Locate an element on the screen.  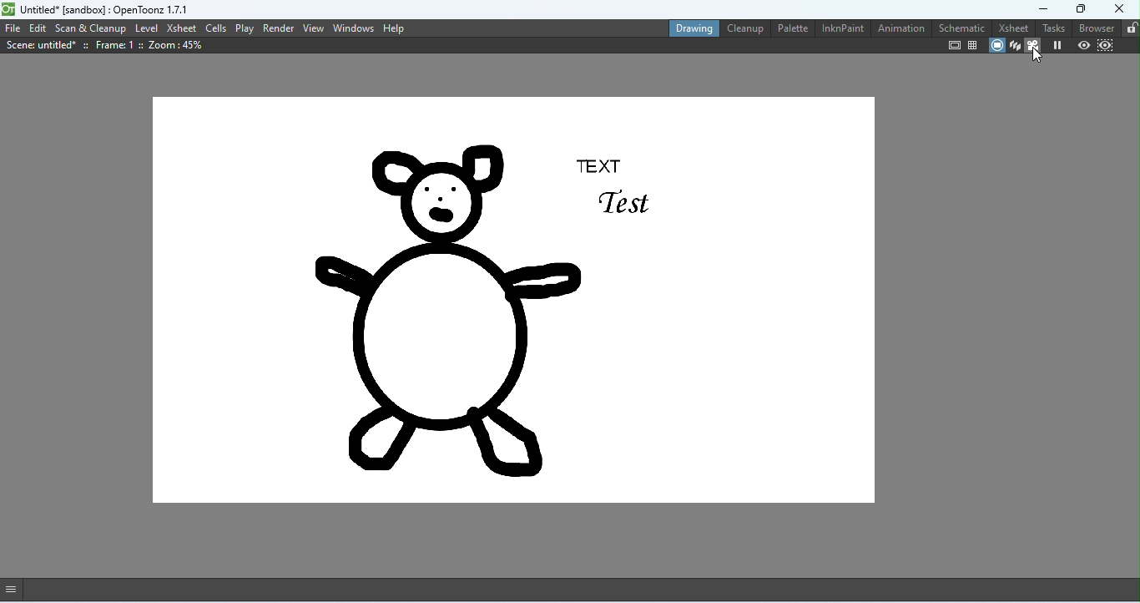
Animation is located at coordinates (900, 30).